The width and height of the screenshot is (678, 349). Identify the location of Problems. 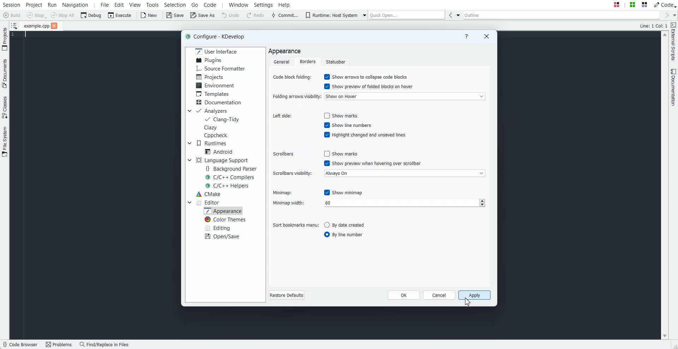
(60, 344).